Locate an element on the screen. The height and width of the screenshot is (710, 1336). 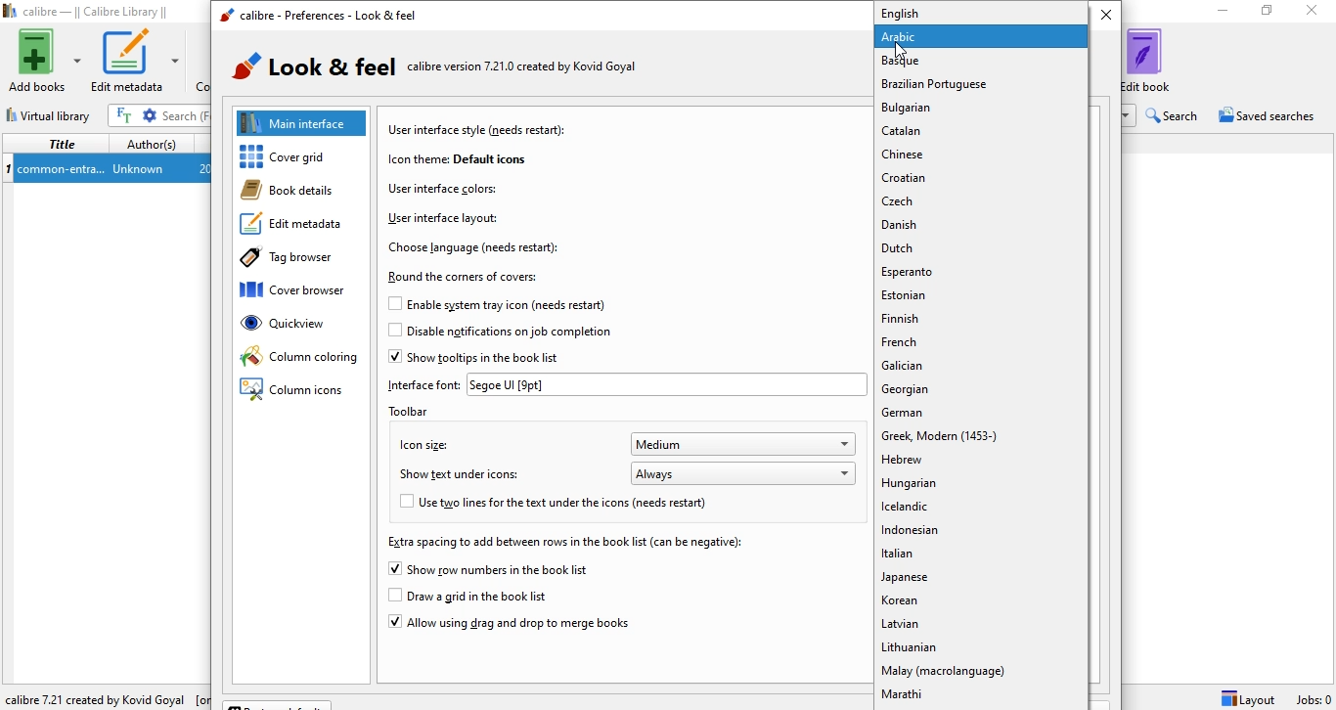
enable system tray icon (needs restart) is located at coordinates (478, 304).